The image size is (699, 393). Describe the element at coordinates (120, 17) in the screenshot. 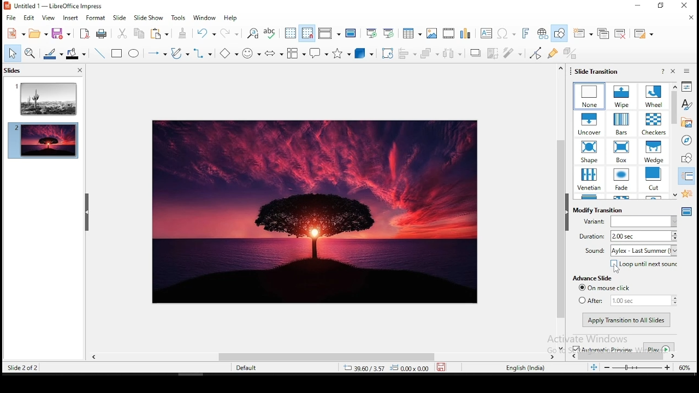

I see `slide` at that location.